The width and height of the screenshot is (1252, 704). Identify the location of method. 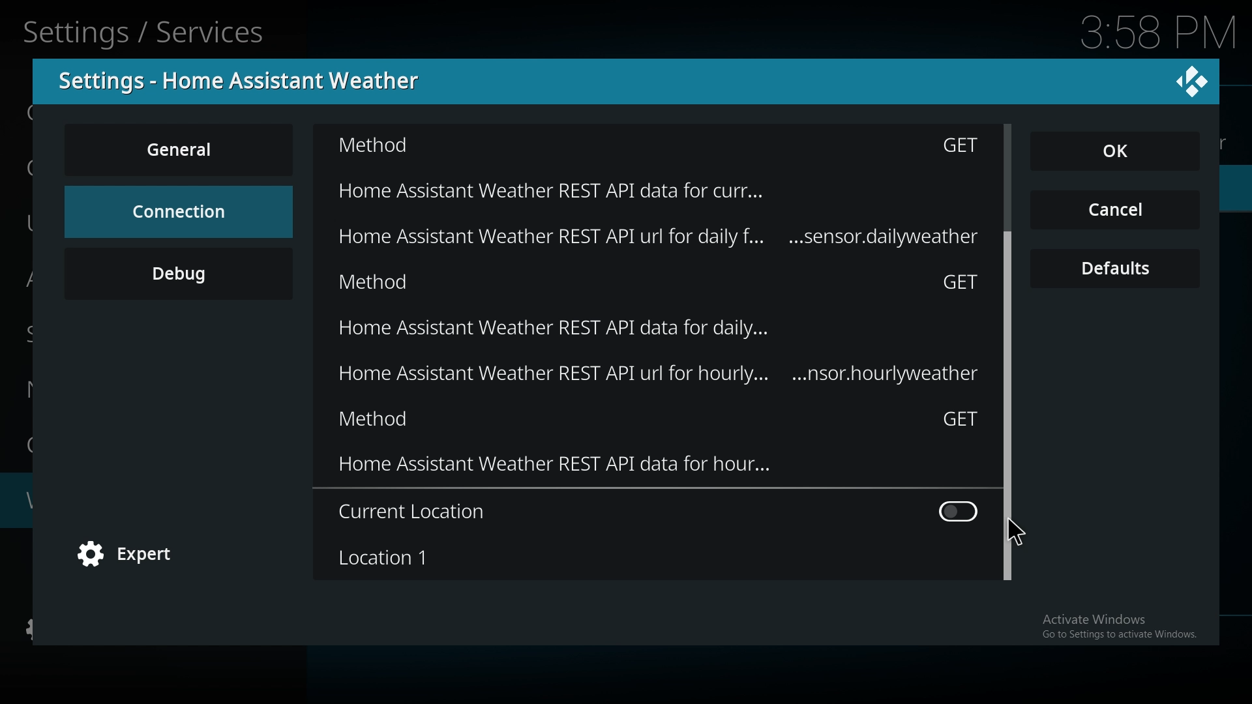
(659, 422).